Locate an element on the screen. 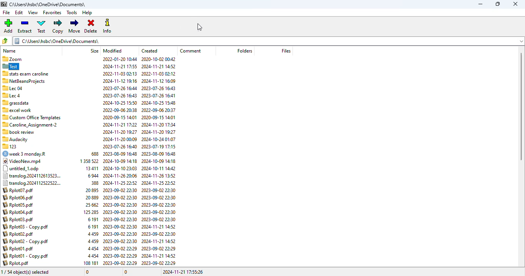  2023-08-09 16:48 is located at coordinates (160, 154).